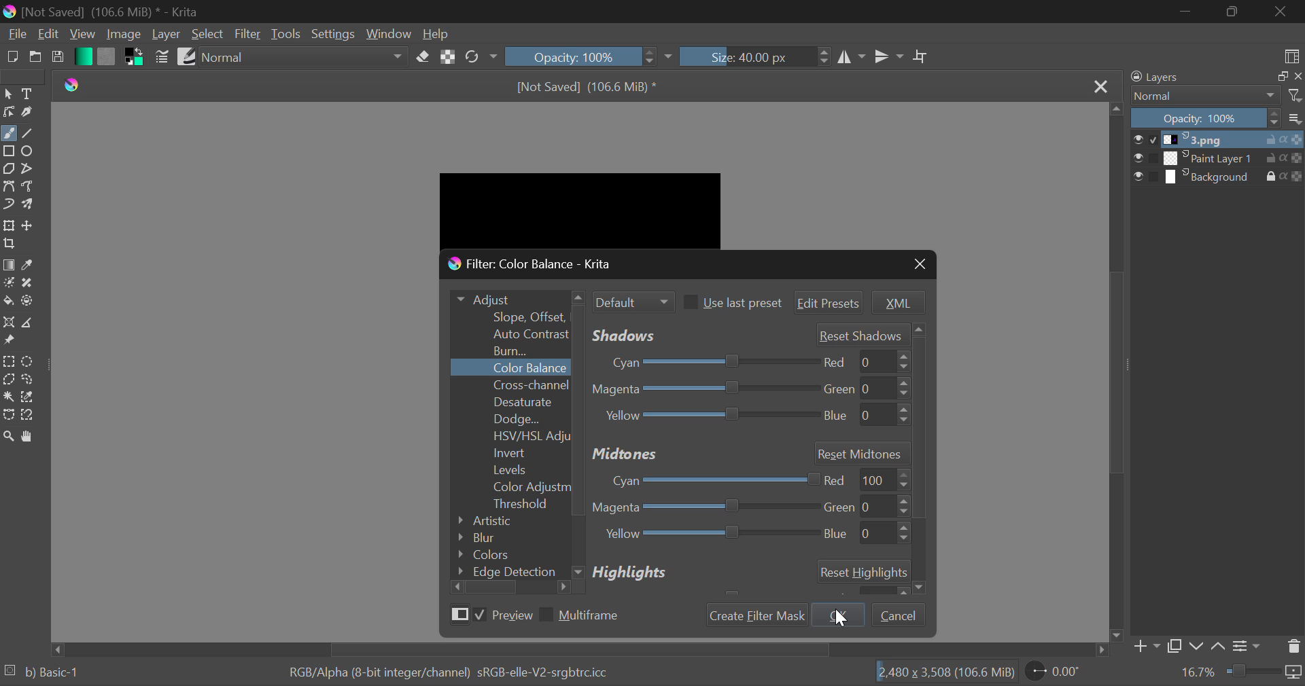 The height and width of the screenshot is (686, 1305). What do you see at coordinates (162, 56) in the screenshot?
I see `Brush Settings` at bounding box center [162, 56].